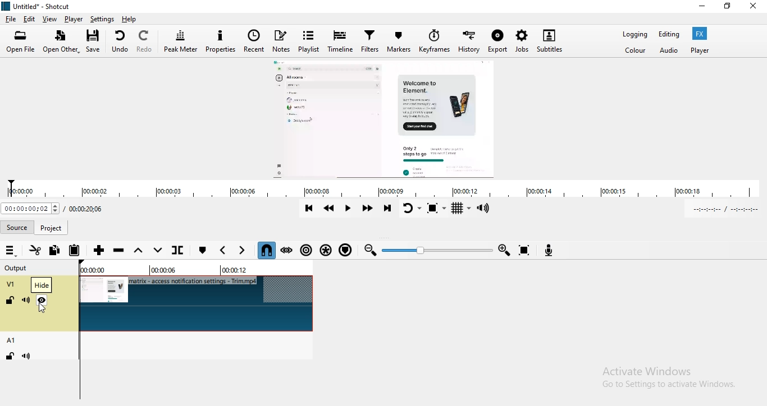  Describe the element at coordinates (21, 42) in the screenshot. I see `Open file ` at that location.